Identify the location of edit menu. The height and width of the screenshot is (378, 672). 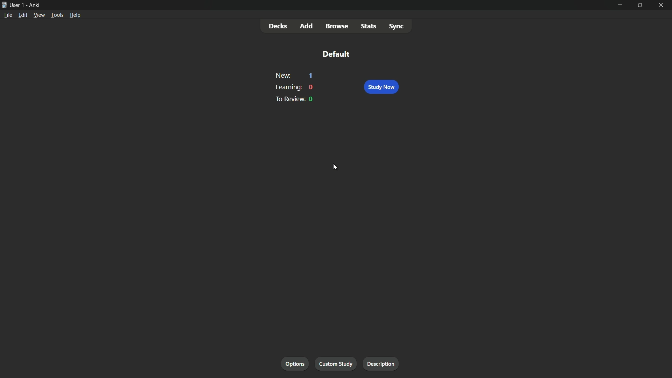
(24, 15).